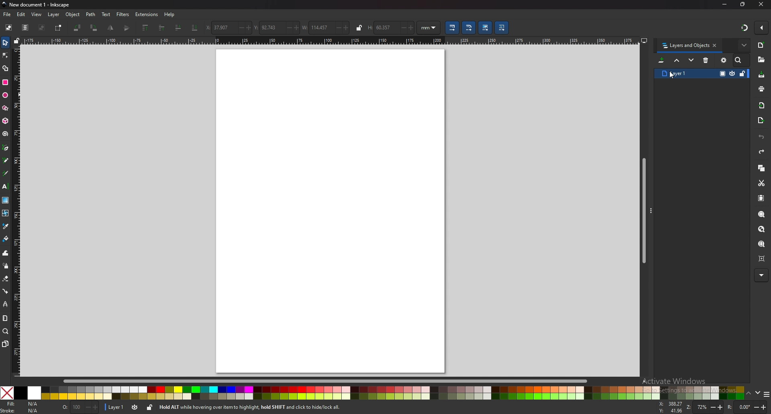 The width and height of the screenshot is (771, 414). Describe the element at coordinates (6, 238) in the screenshot. I see `fill bucket` at that location.